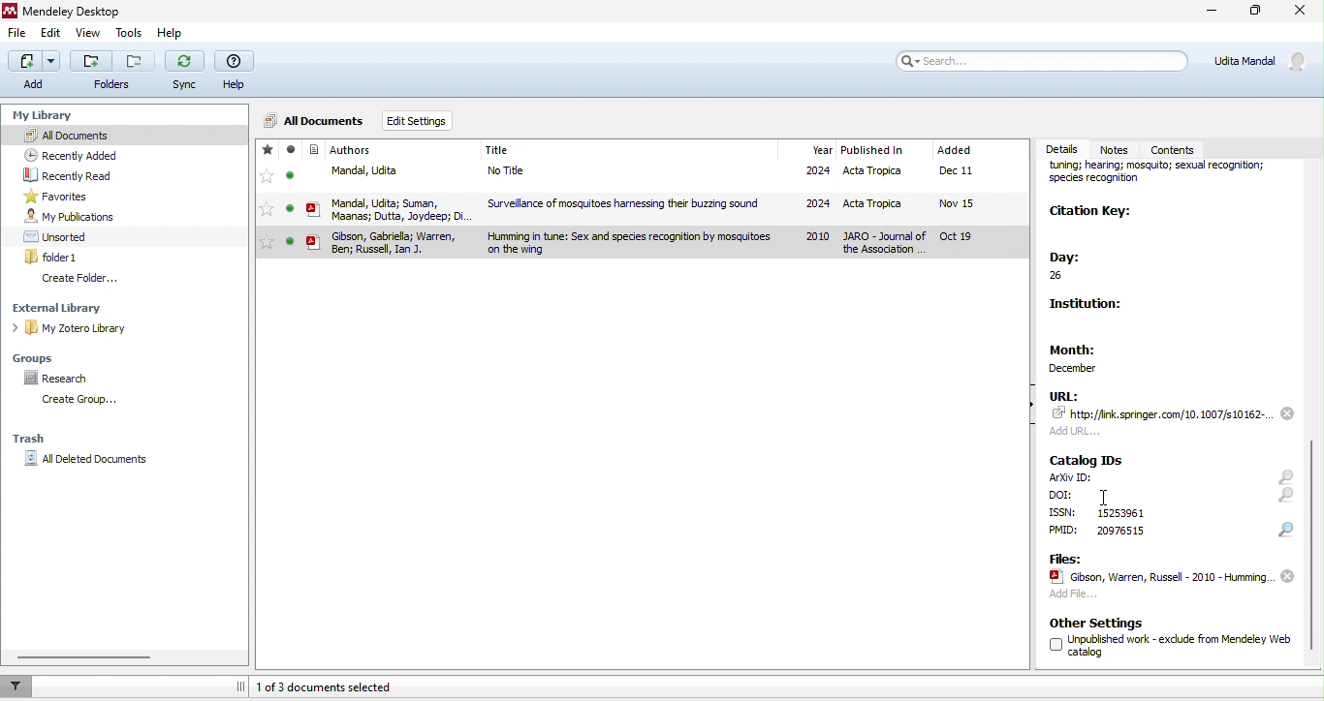  I want to click on text, so click(1120, 512).